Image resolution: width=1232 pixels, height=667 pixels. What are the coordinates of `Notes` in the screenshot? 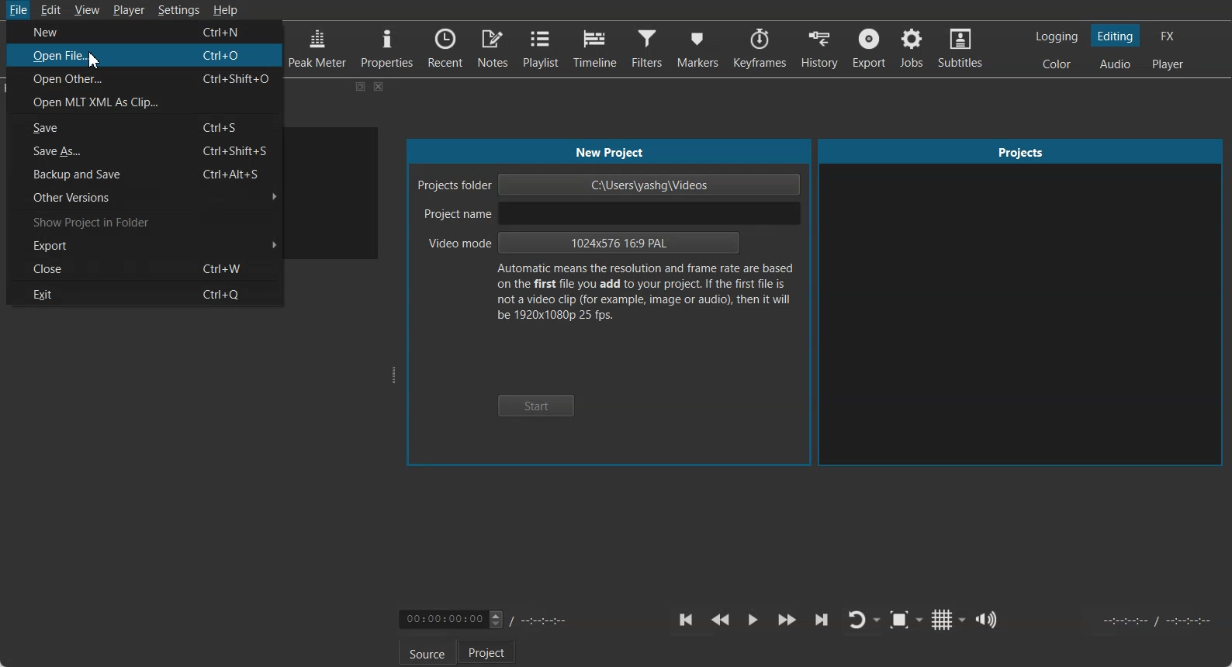 It's located at (493, 47).